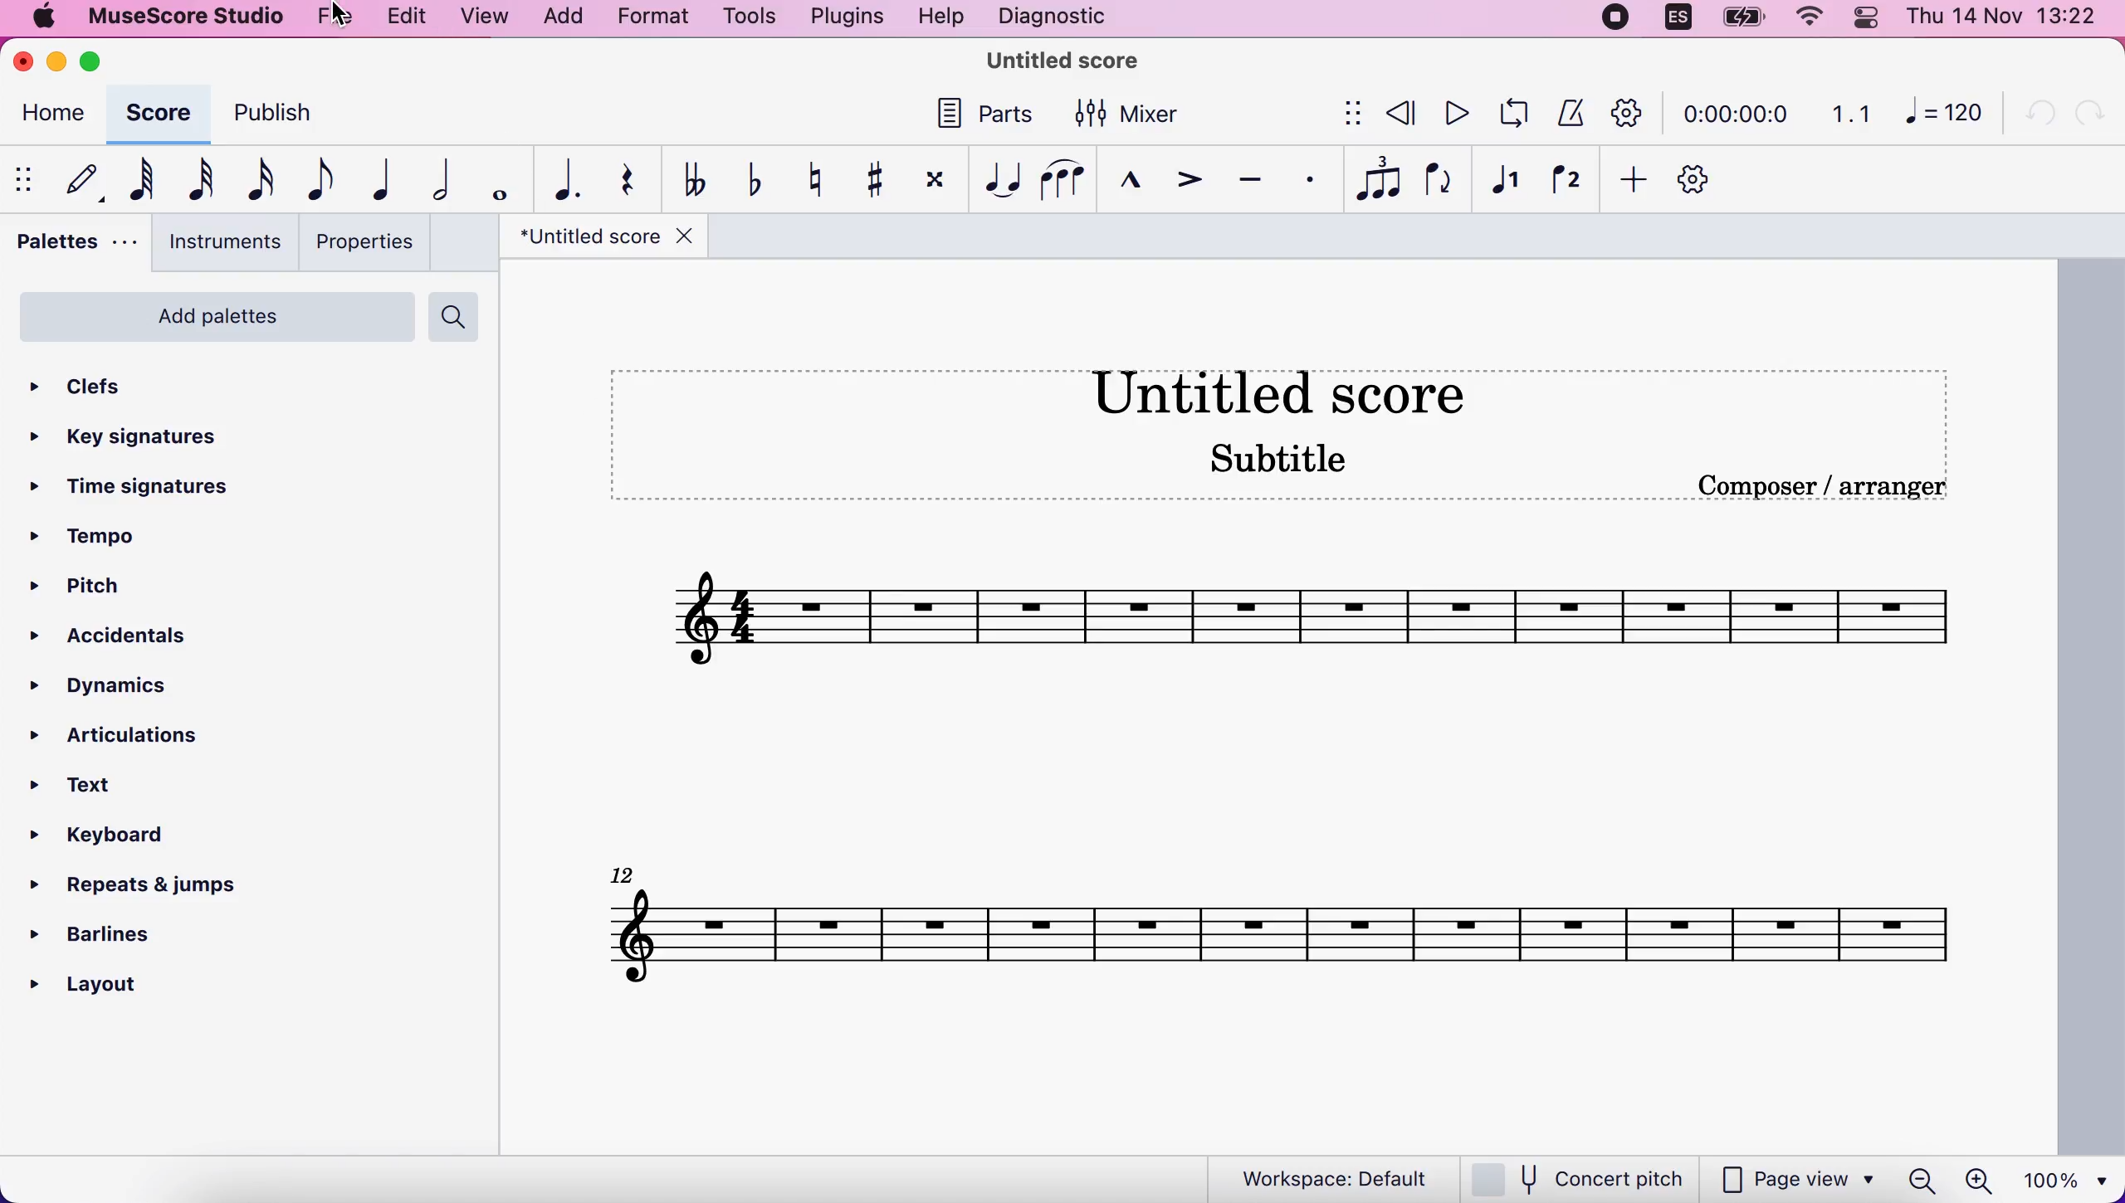 Image resolution: width=2125 pixels, height=1203 pixels. Describe the element at coordinates (2008, 20) in the screenshot. I see `time and date` at that location.